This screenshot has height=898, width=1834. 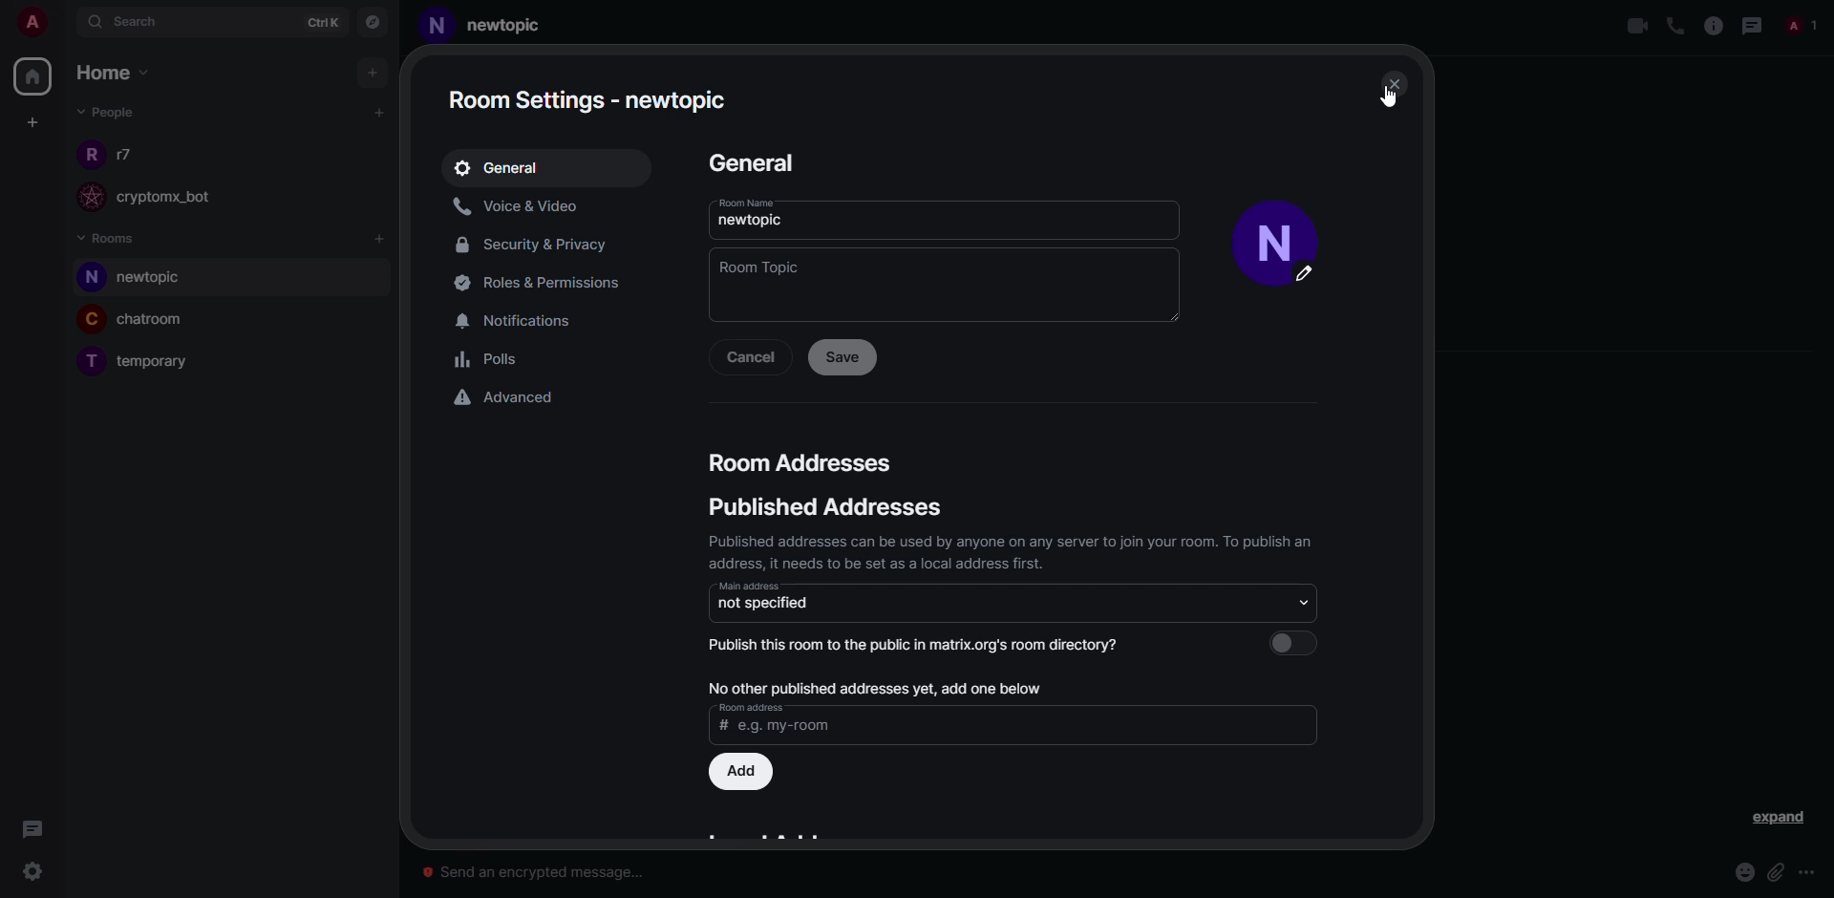 I want to click on profile image, so click(x=87, y=197).